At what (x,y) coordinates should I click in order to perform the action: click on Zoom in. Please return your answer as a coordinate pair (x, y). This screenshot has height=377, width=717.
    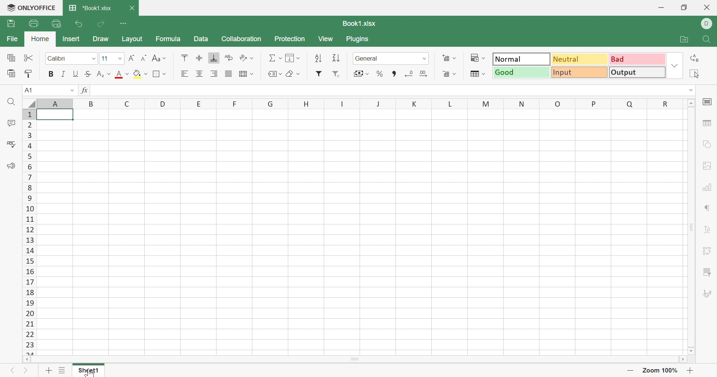
    Looking at the image, I should click on (691, 370).